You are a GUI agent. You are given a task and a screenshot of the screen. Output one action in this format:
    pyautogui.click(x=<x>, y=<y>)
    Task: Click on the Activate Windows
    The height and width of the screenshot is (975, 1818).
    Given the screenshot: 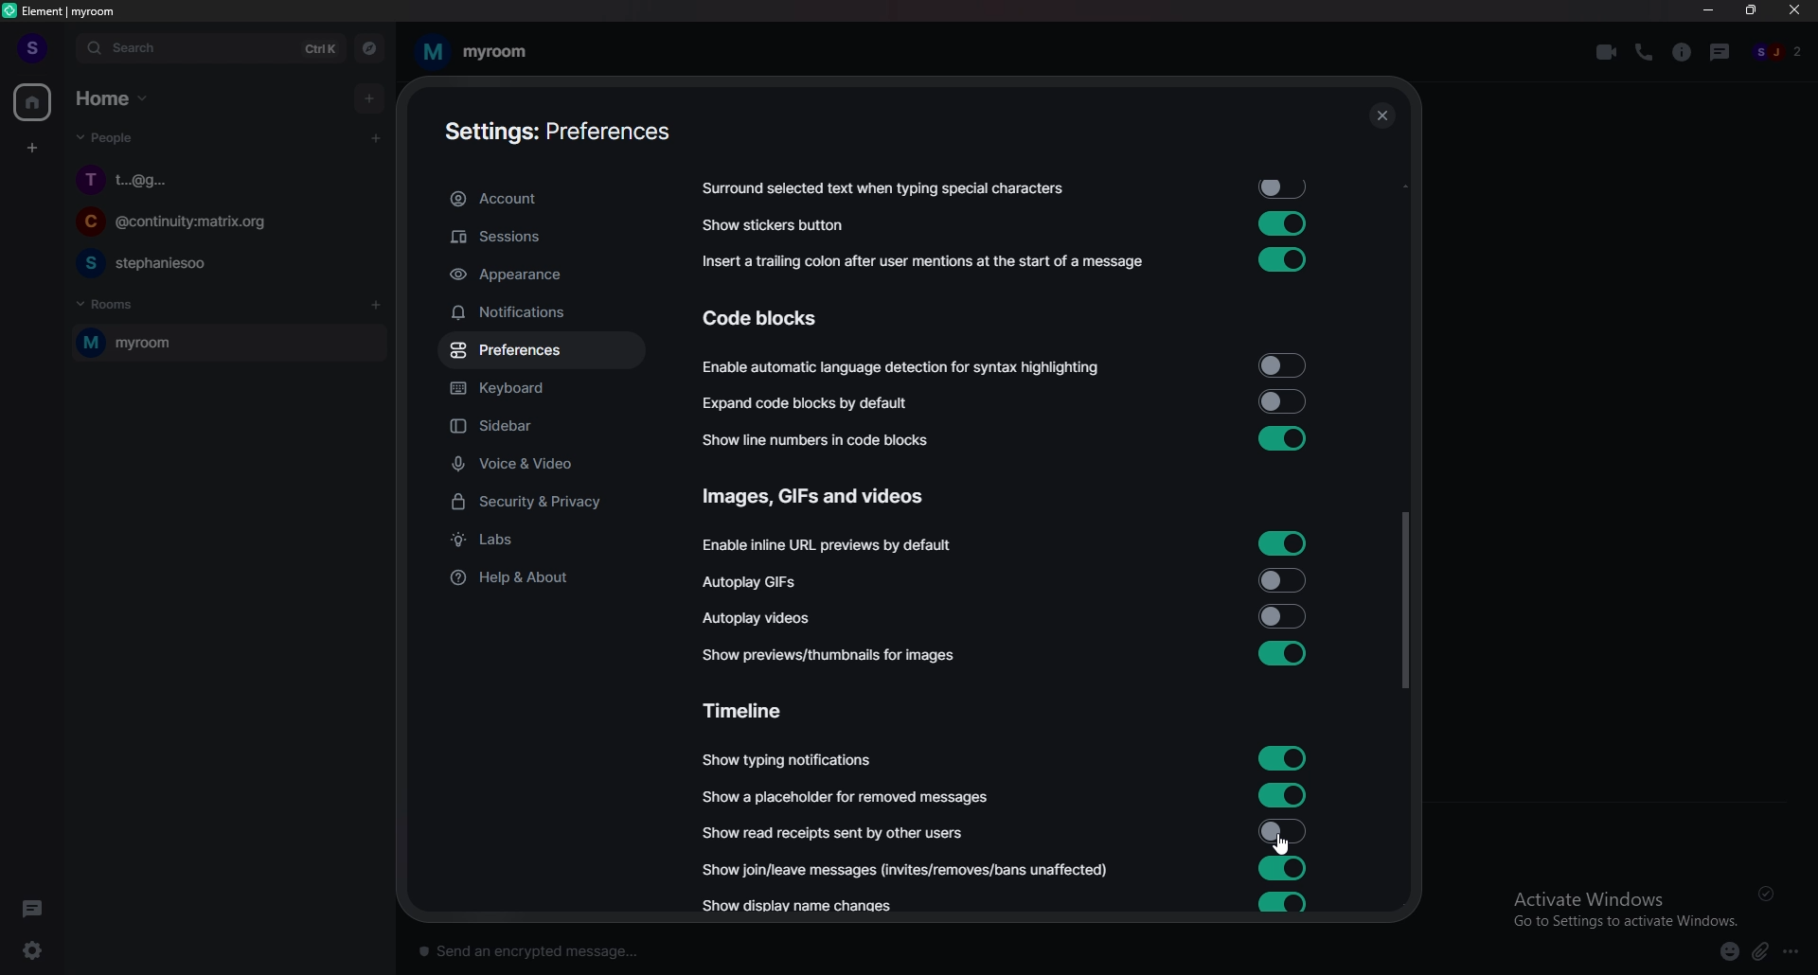 What is the action you would take?
    pyautogui.click(x=1618, y=907)
    